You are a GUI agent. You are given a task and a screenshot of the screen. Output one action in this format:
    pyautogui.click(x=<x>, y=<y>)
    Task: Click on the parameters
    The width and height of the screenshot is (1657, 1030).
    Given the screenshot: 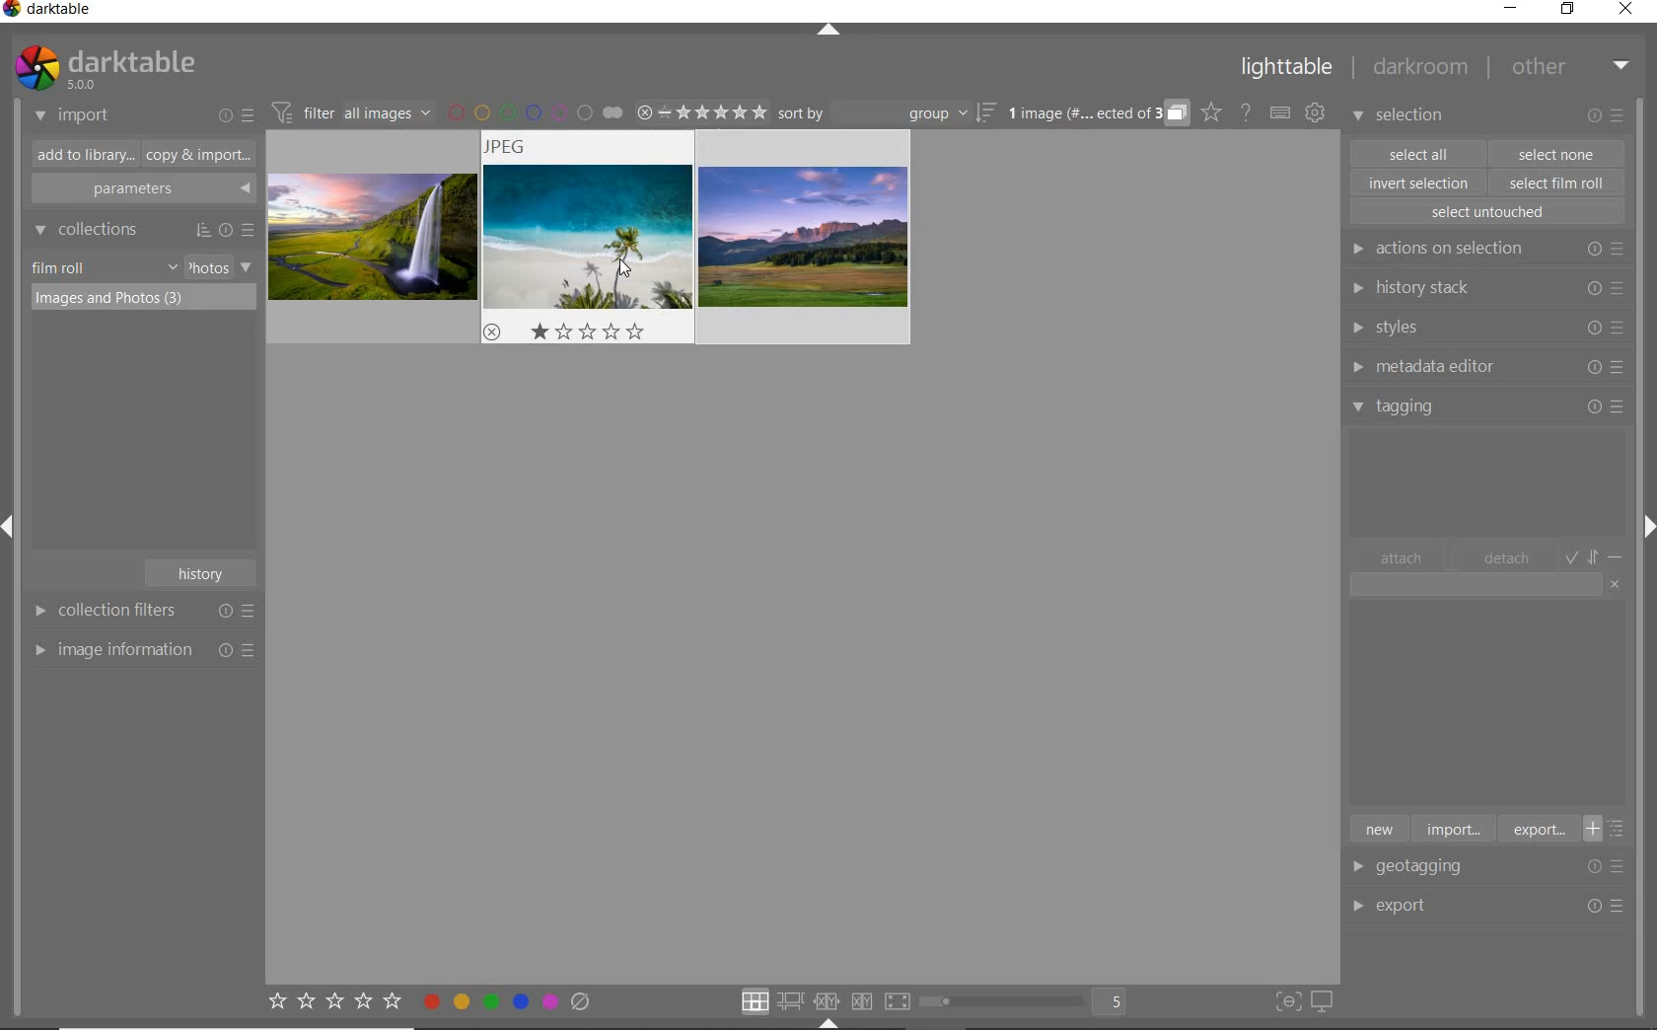 What is the action you would take?
    pyautogui.click(x=141, y=189)
    